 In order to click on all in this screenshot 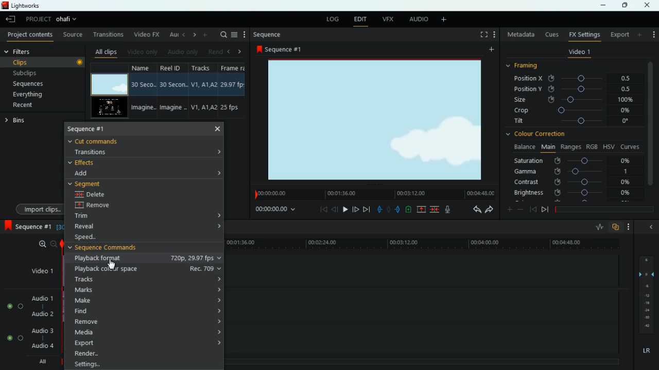, I will do `click(40, 362)`.